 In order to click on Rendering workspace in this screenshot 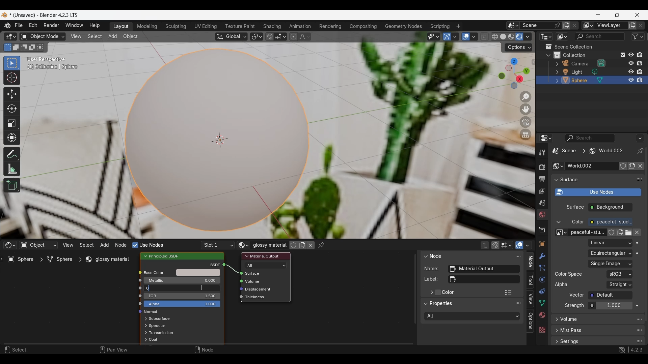, I will do `click(330, 26)`.